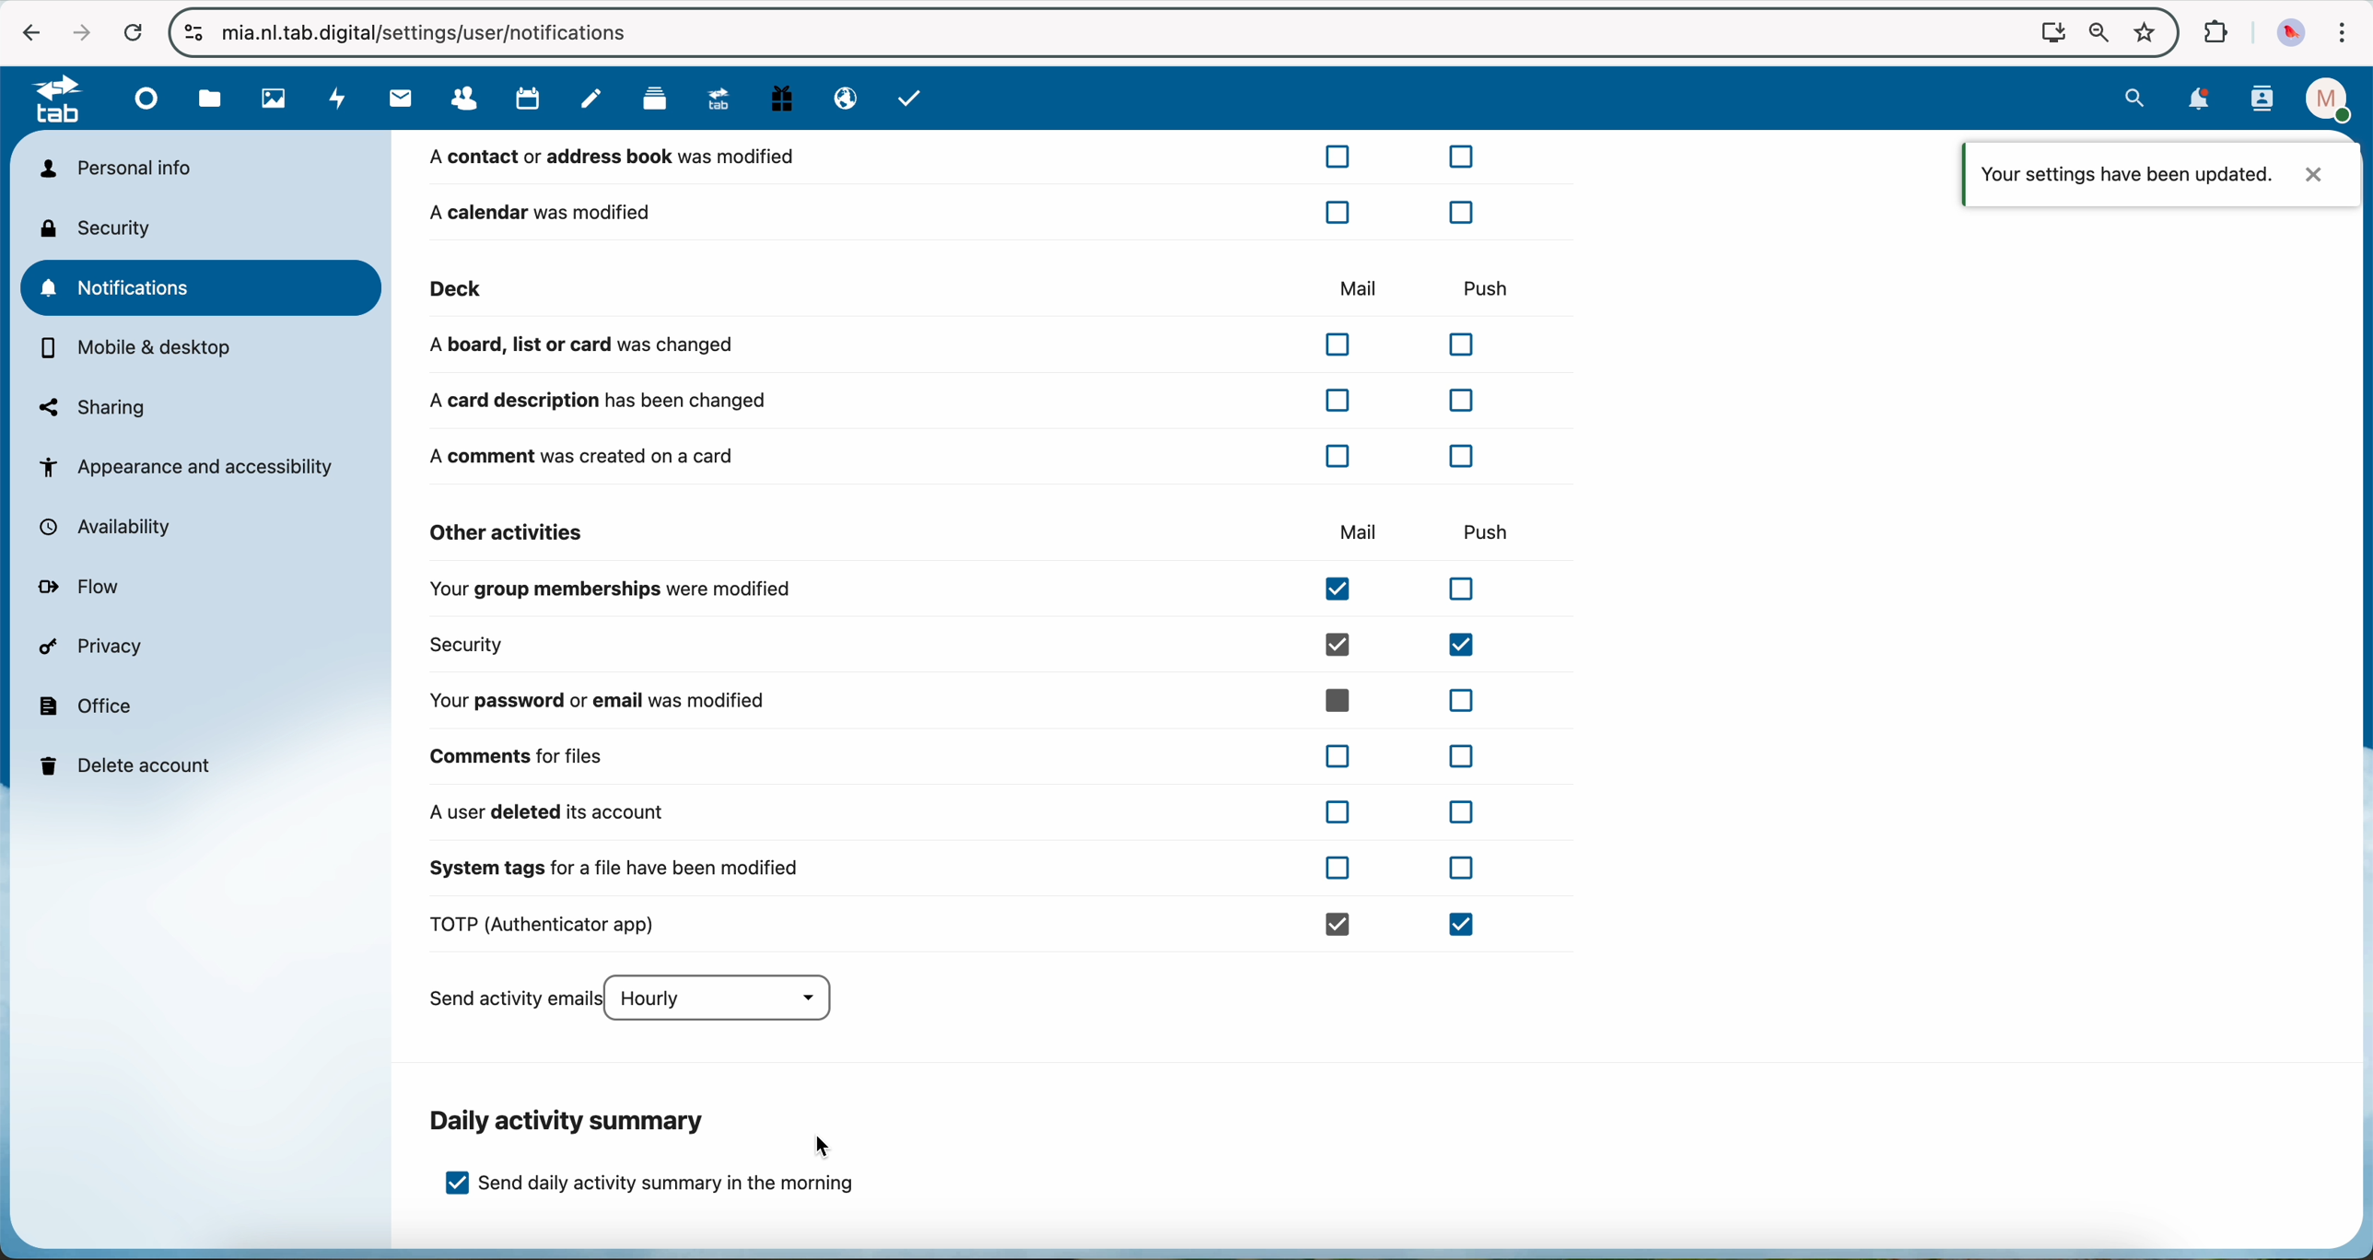 This screenshot has height=1260, width=2373. I want to click on mobile and desktop, so click(139, 350).